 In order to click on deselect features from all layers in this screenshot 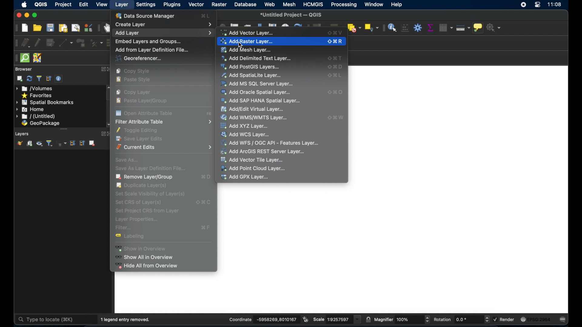, I will do `click(354, 28)`.